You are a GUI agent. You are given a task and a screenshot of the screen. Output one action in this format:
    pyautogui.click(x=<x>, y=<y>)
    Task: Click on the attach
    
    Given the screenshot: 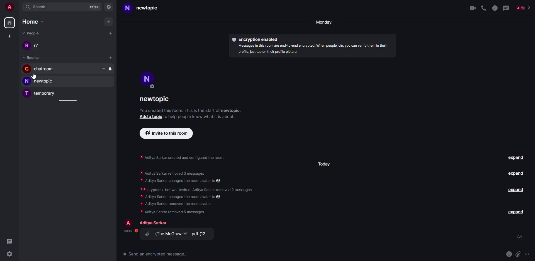 What is the action you would take?
    pyautogui.click(x=519, y=253)
    